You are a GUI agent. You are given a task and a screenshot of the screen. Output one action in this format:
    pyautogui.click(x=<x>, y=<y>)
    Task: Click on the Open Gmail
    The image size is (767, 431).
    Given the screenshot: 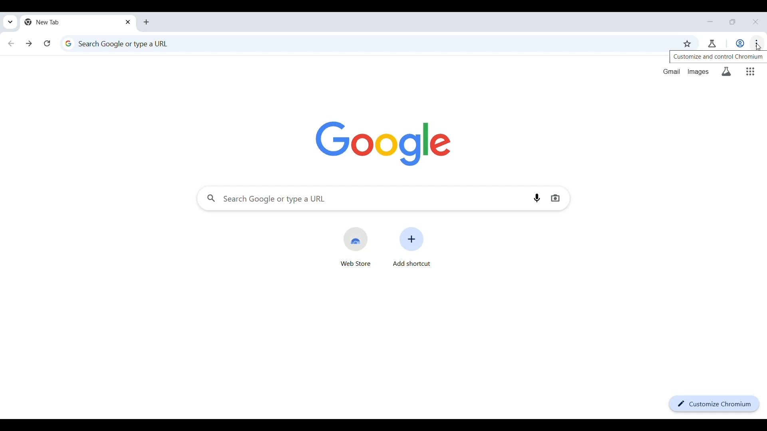 What is the action you would take?
    pyautogui.click(x=672, y=71)
    